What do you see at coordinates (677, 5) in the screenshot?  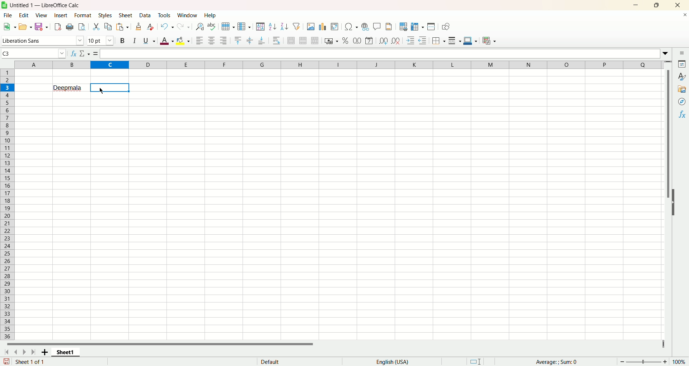 I see `close` at bounding box center [677, 5].